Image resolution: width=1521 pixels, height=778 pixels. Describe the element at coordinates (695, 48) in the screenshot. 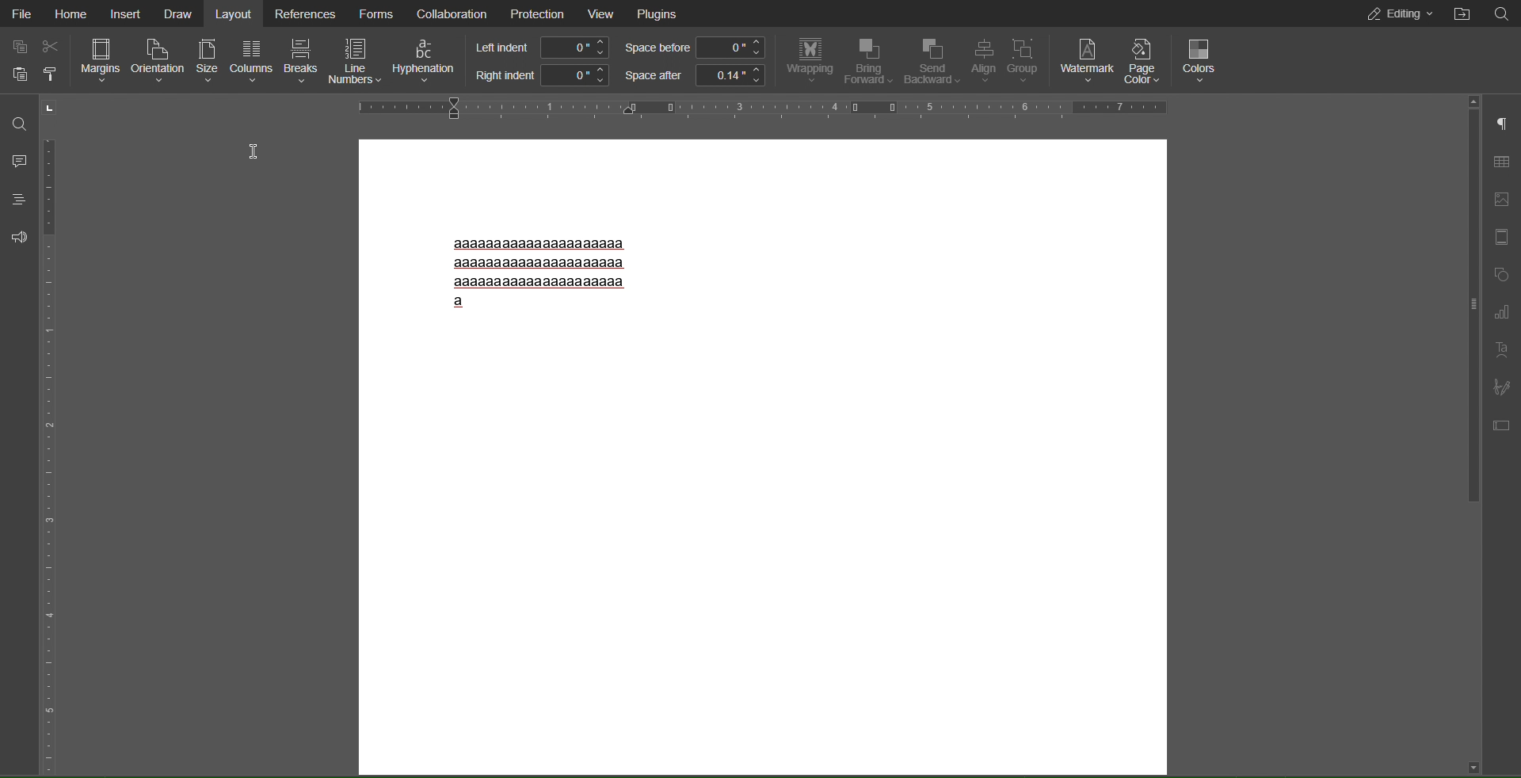

I see `Spaces Before` at that location.